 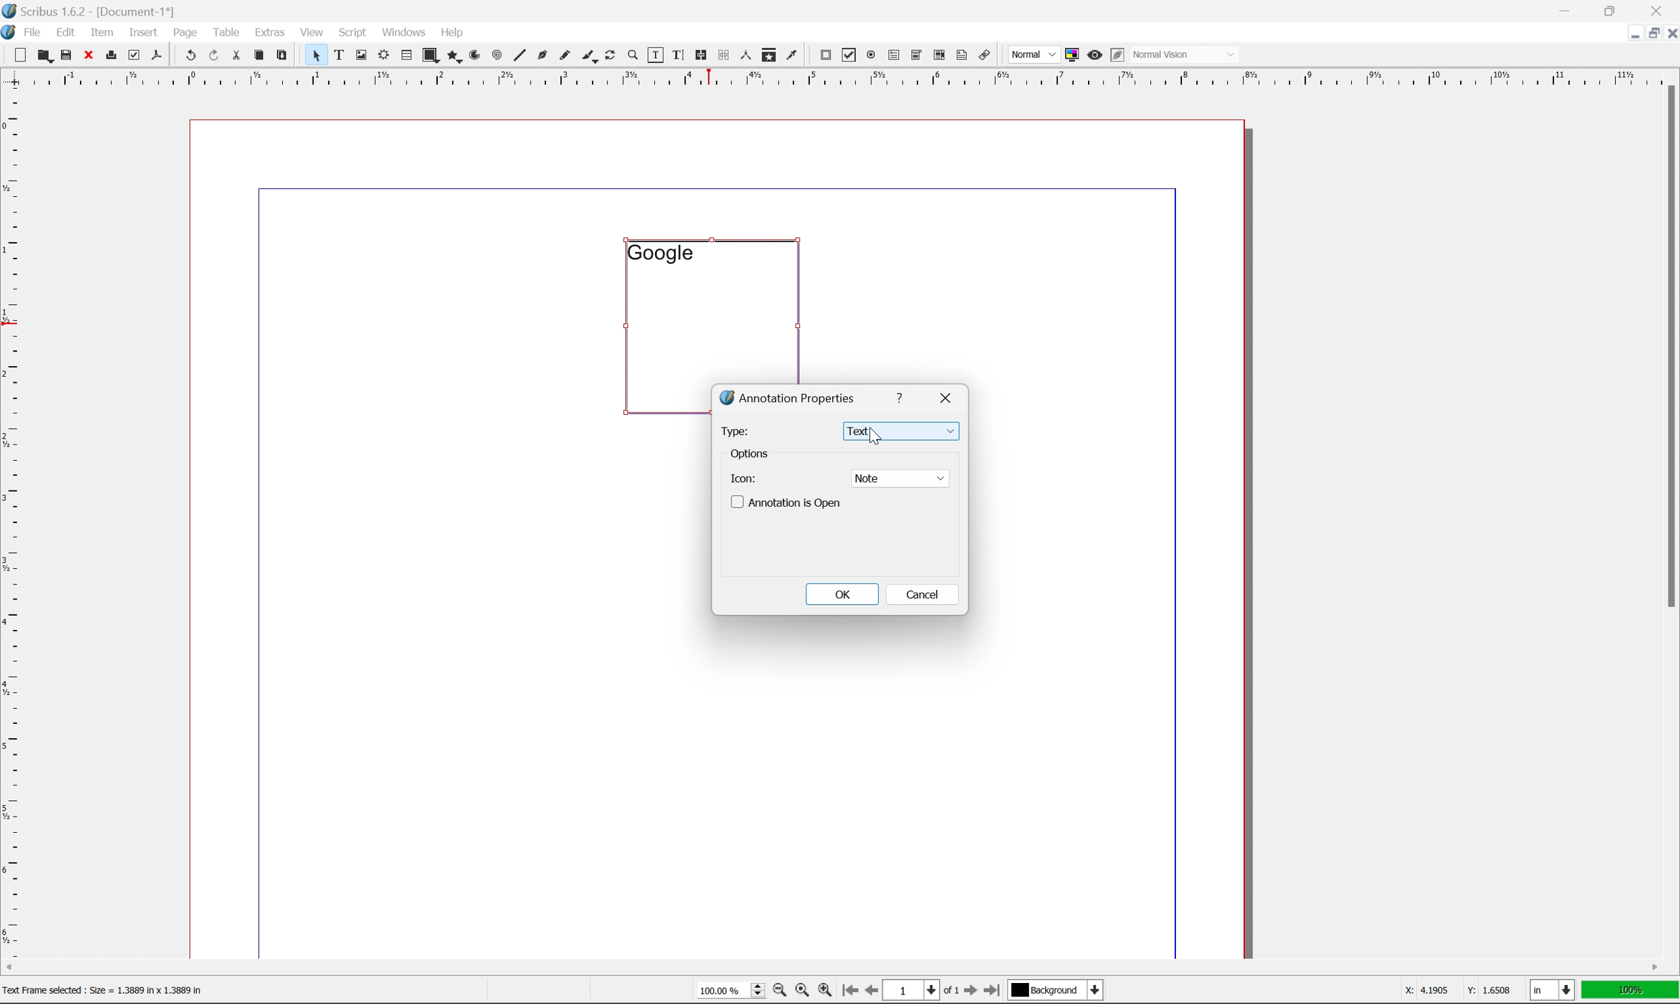 What do you see at coordinates (1117, 55) in the screenshot?
I see `edit in preview mode` at bounding box center [1117, 55].